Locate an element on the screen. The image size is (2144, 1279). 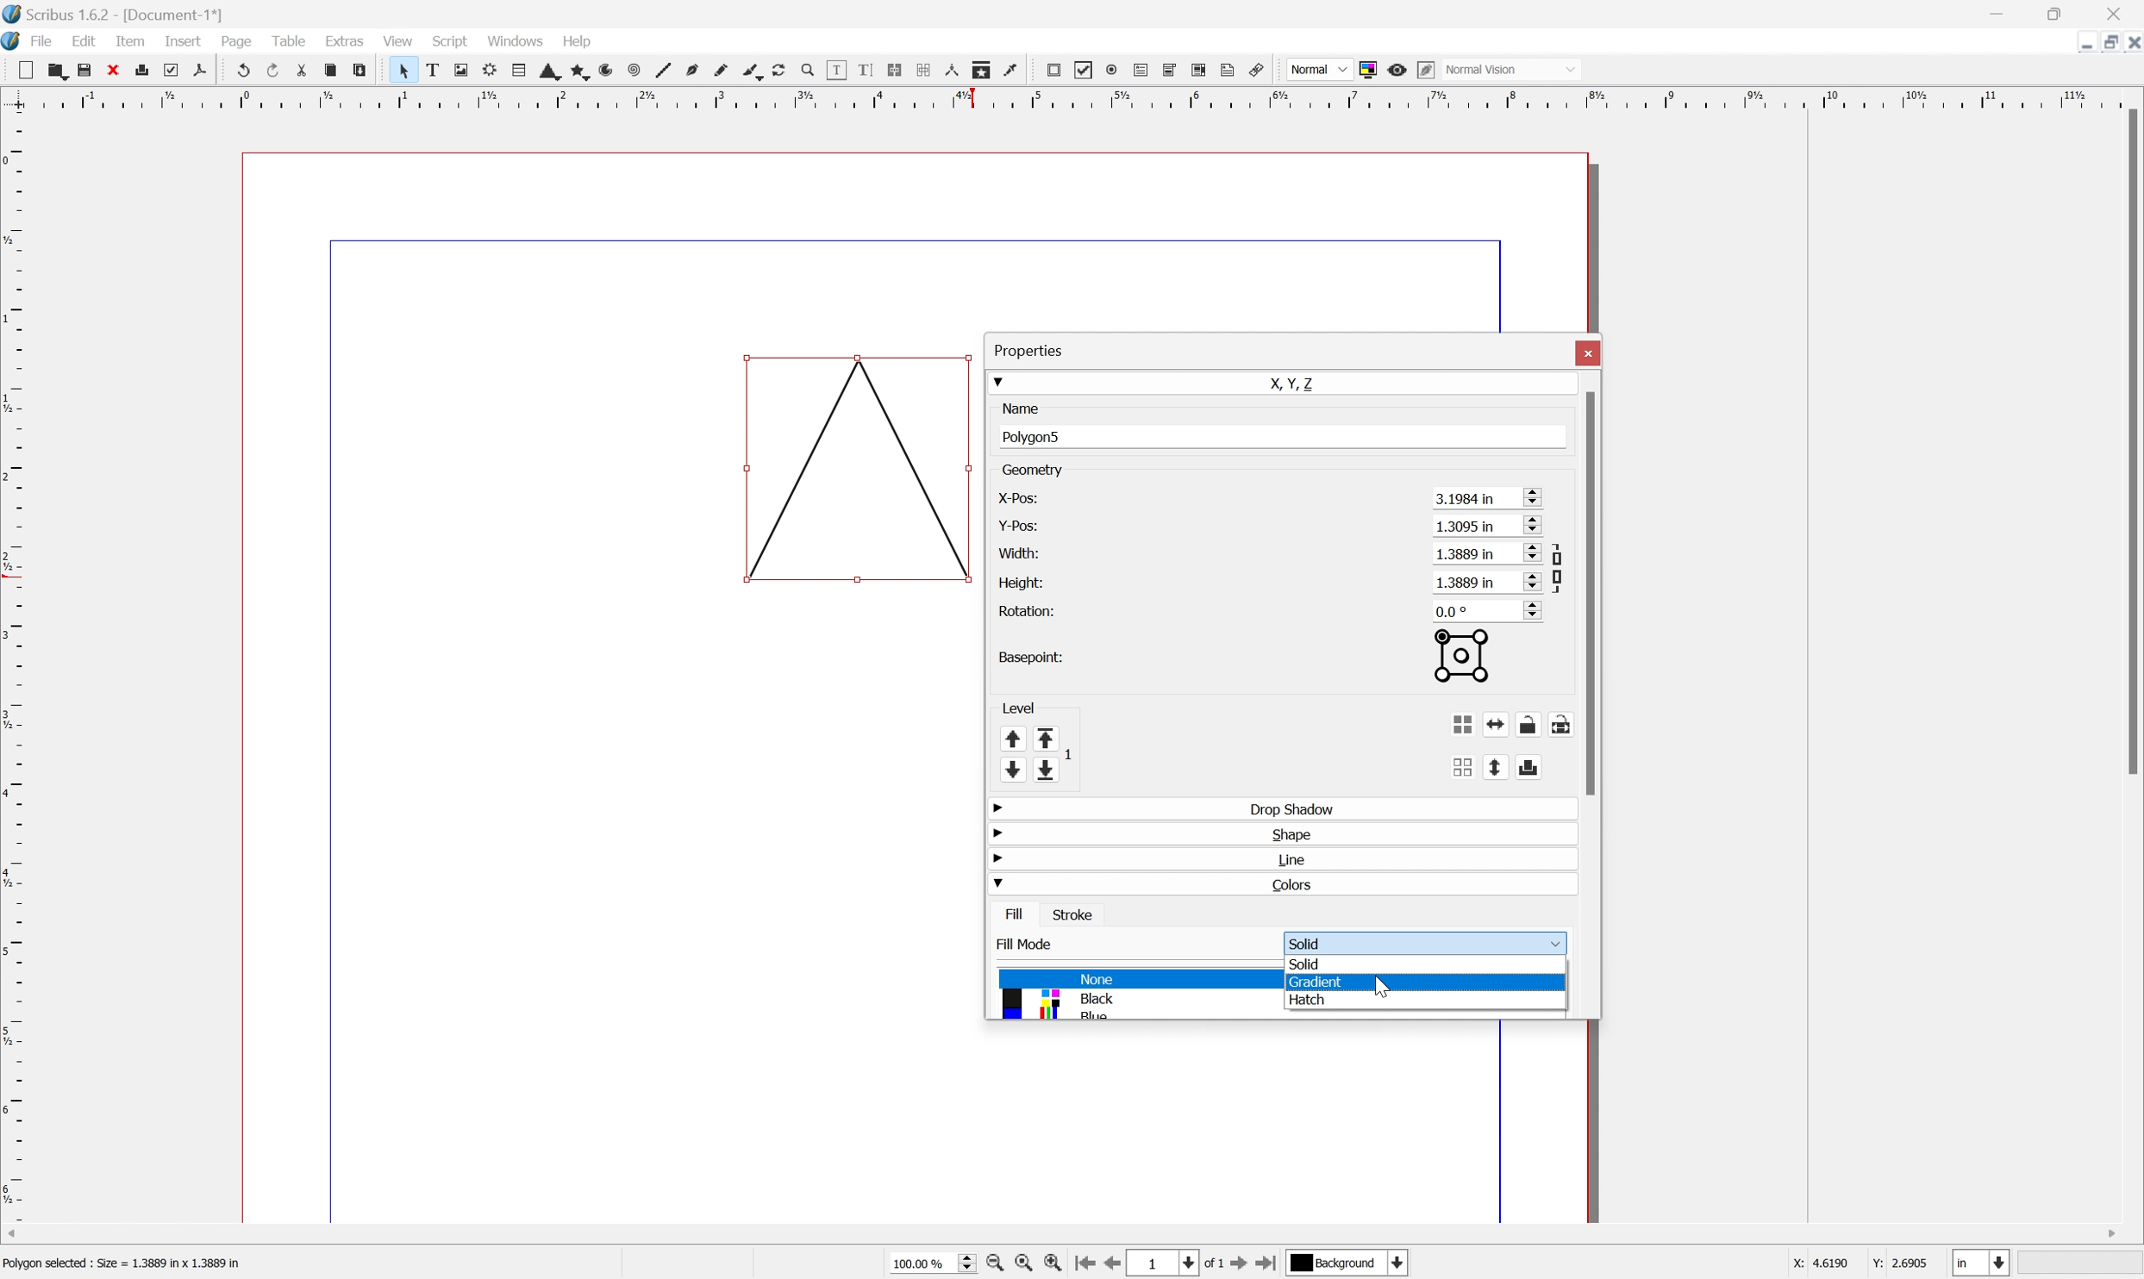
Scroll is located at coordinates (1551, 608).